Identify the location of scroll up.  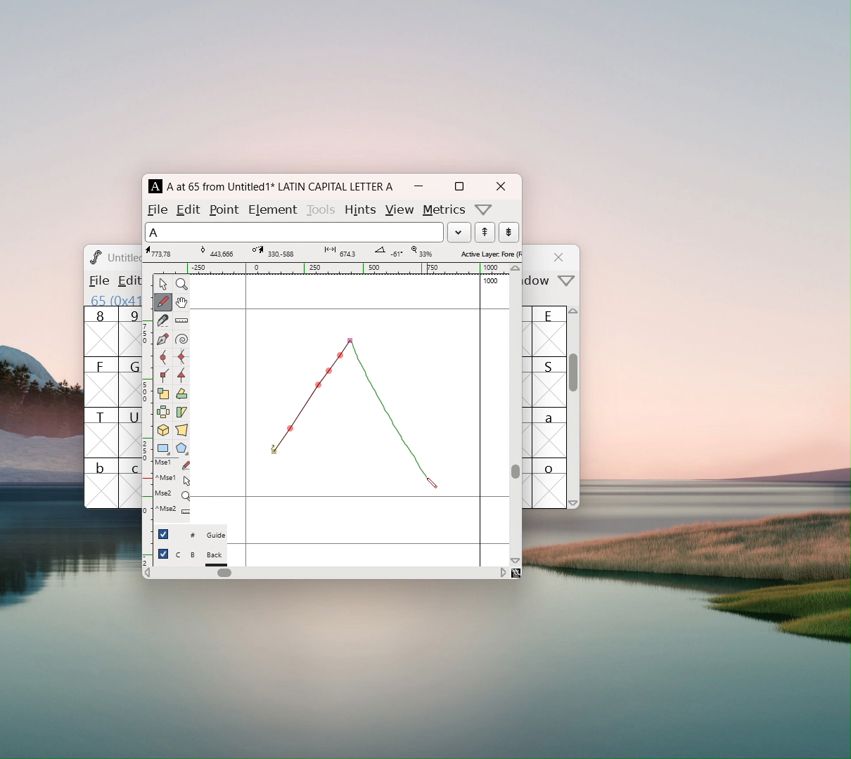
(575, 314).